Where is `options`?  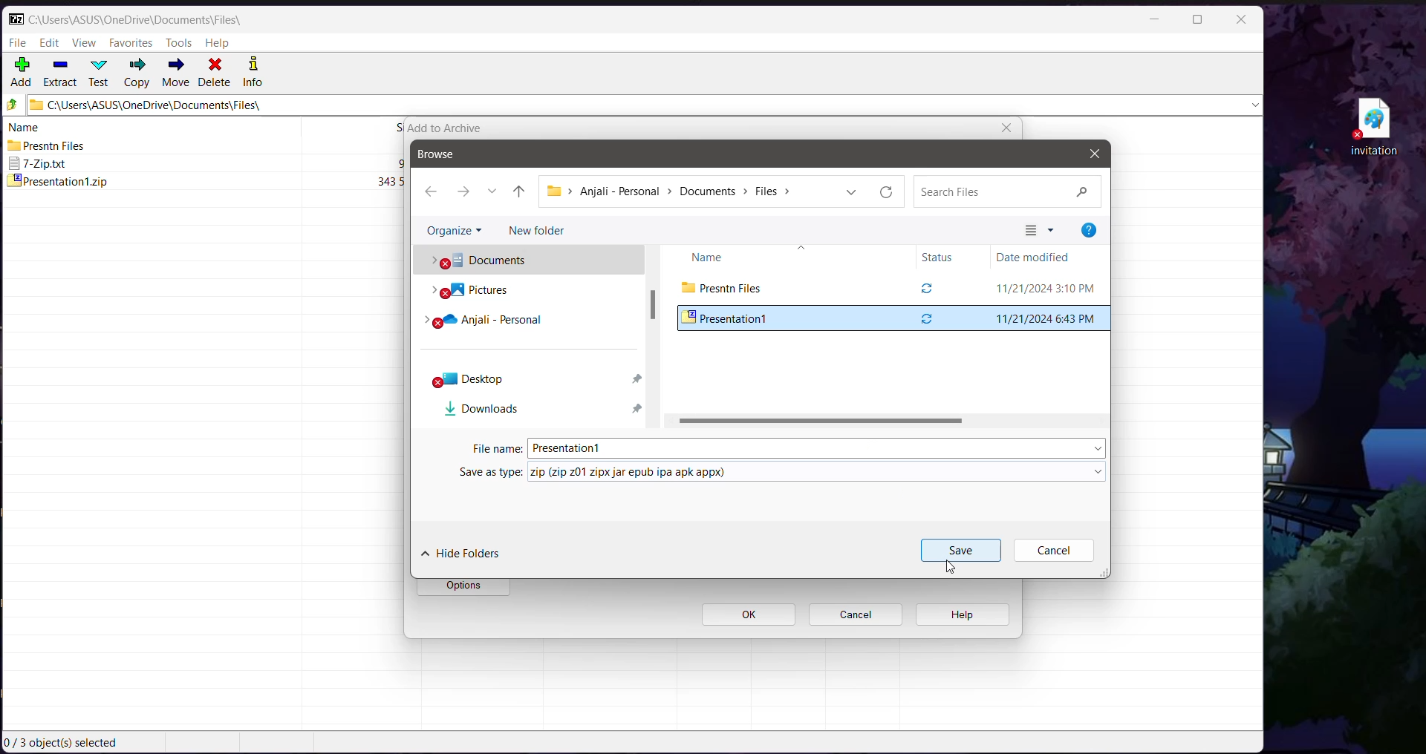 options is located at coordinates (465, 589).